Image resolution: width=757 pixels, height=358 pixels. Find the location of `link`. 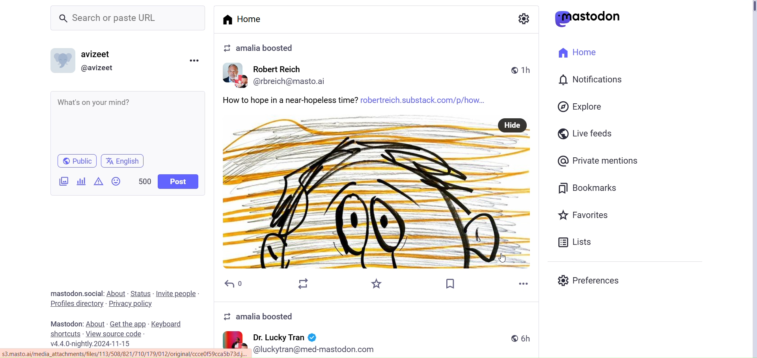

link is located at coordinates (123, 354).